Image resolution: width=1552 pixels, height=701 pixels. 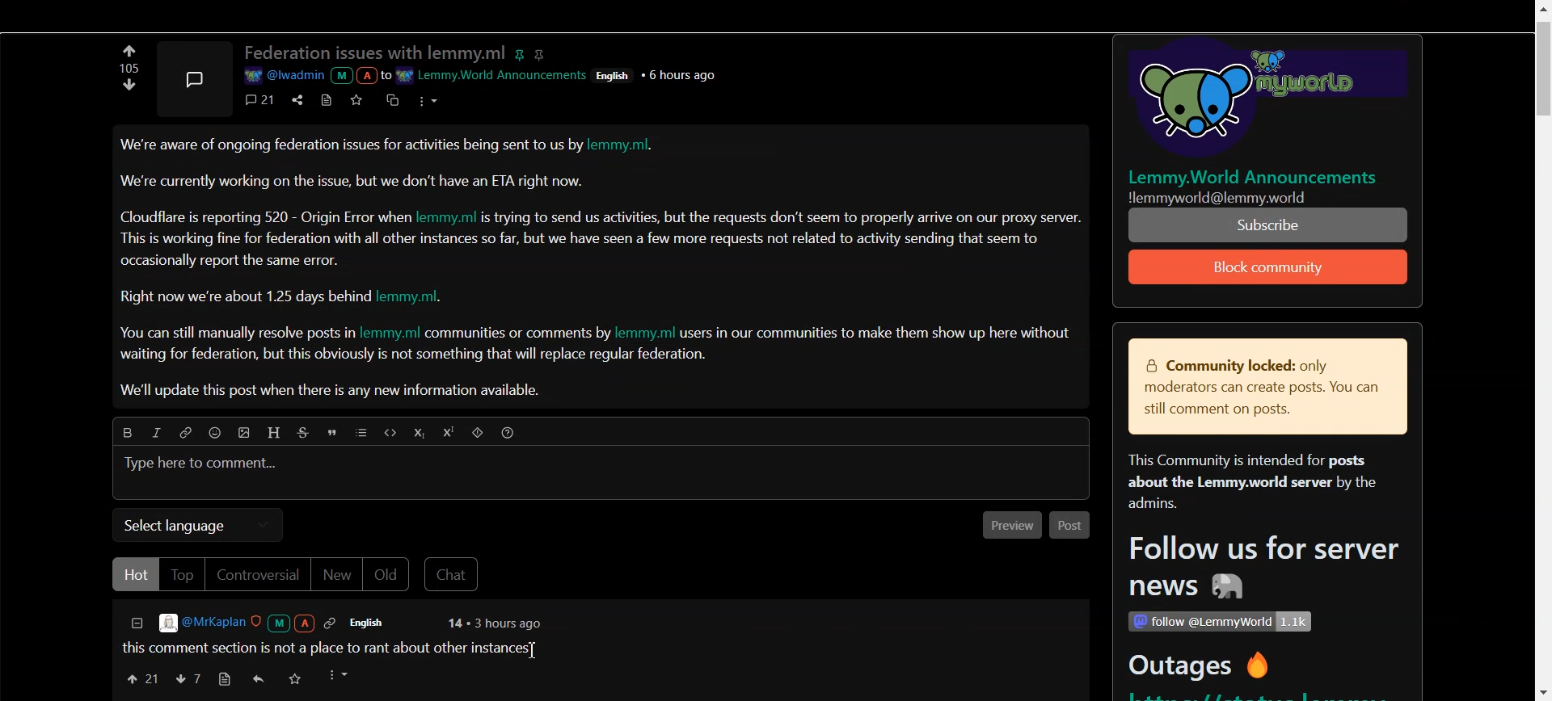 What do you see at coordinates (247, 434) in the screenshot?
I see `Upload picture` at bounding box center [247, 434].